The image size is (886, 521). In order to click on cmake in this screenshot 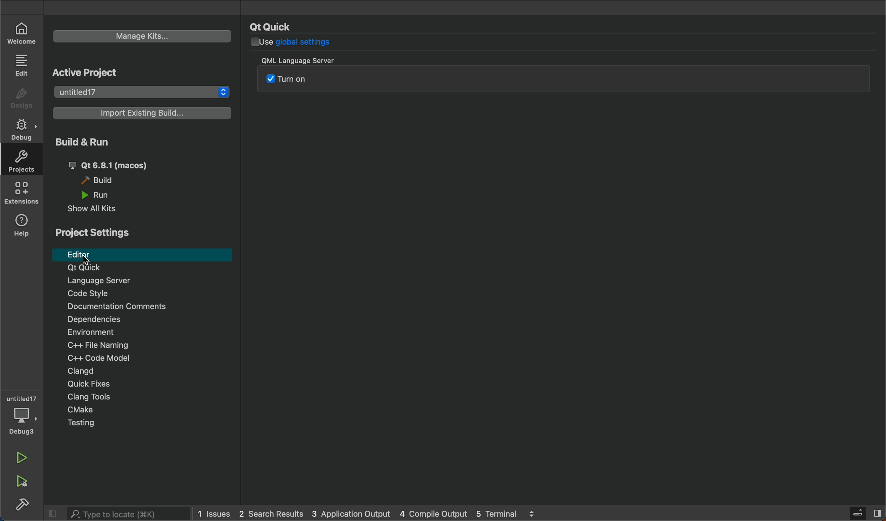, I will do `click(135, 411)`.